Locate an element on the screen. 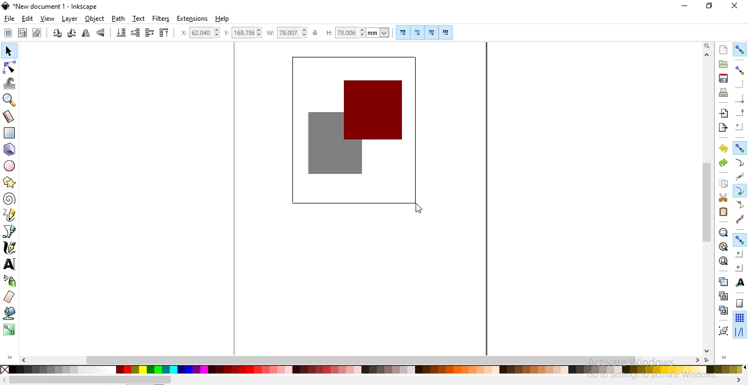 The width and height of the screenshot is (748, 385). measurement tool is located at coordinates (9, 116).